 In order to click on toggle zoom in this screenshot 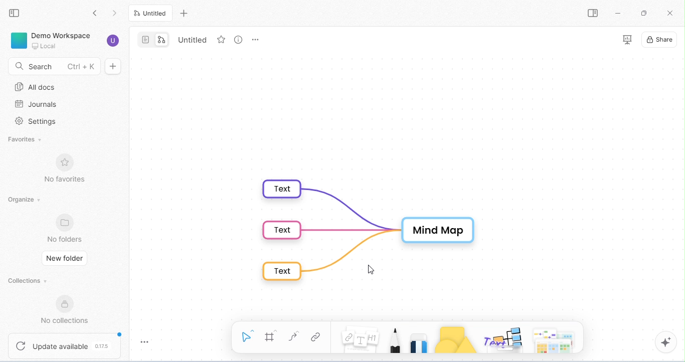, I will do `click(144, 343)`.